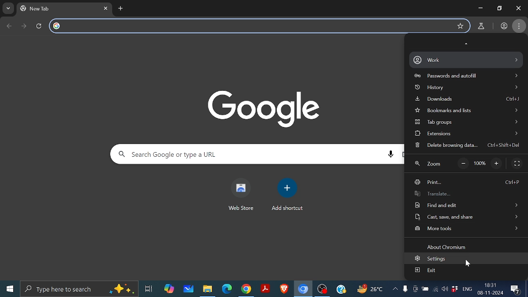 The width and height of the screenshot is (528, 297). What do you see at coordinates (467, 290) in the screenshot?
I see `language` at bounding box center [467, 290].